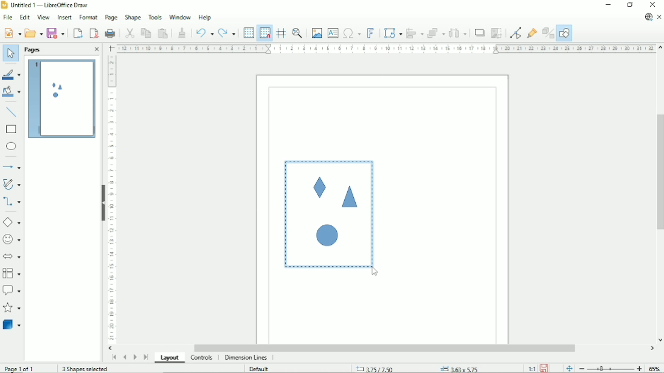 The height and width of the screenshot is (373, 664). Describe the element at coordinates (24, 16) in the screenshot. I see `Edit` at that location.